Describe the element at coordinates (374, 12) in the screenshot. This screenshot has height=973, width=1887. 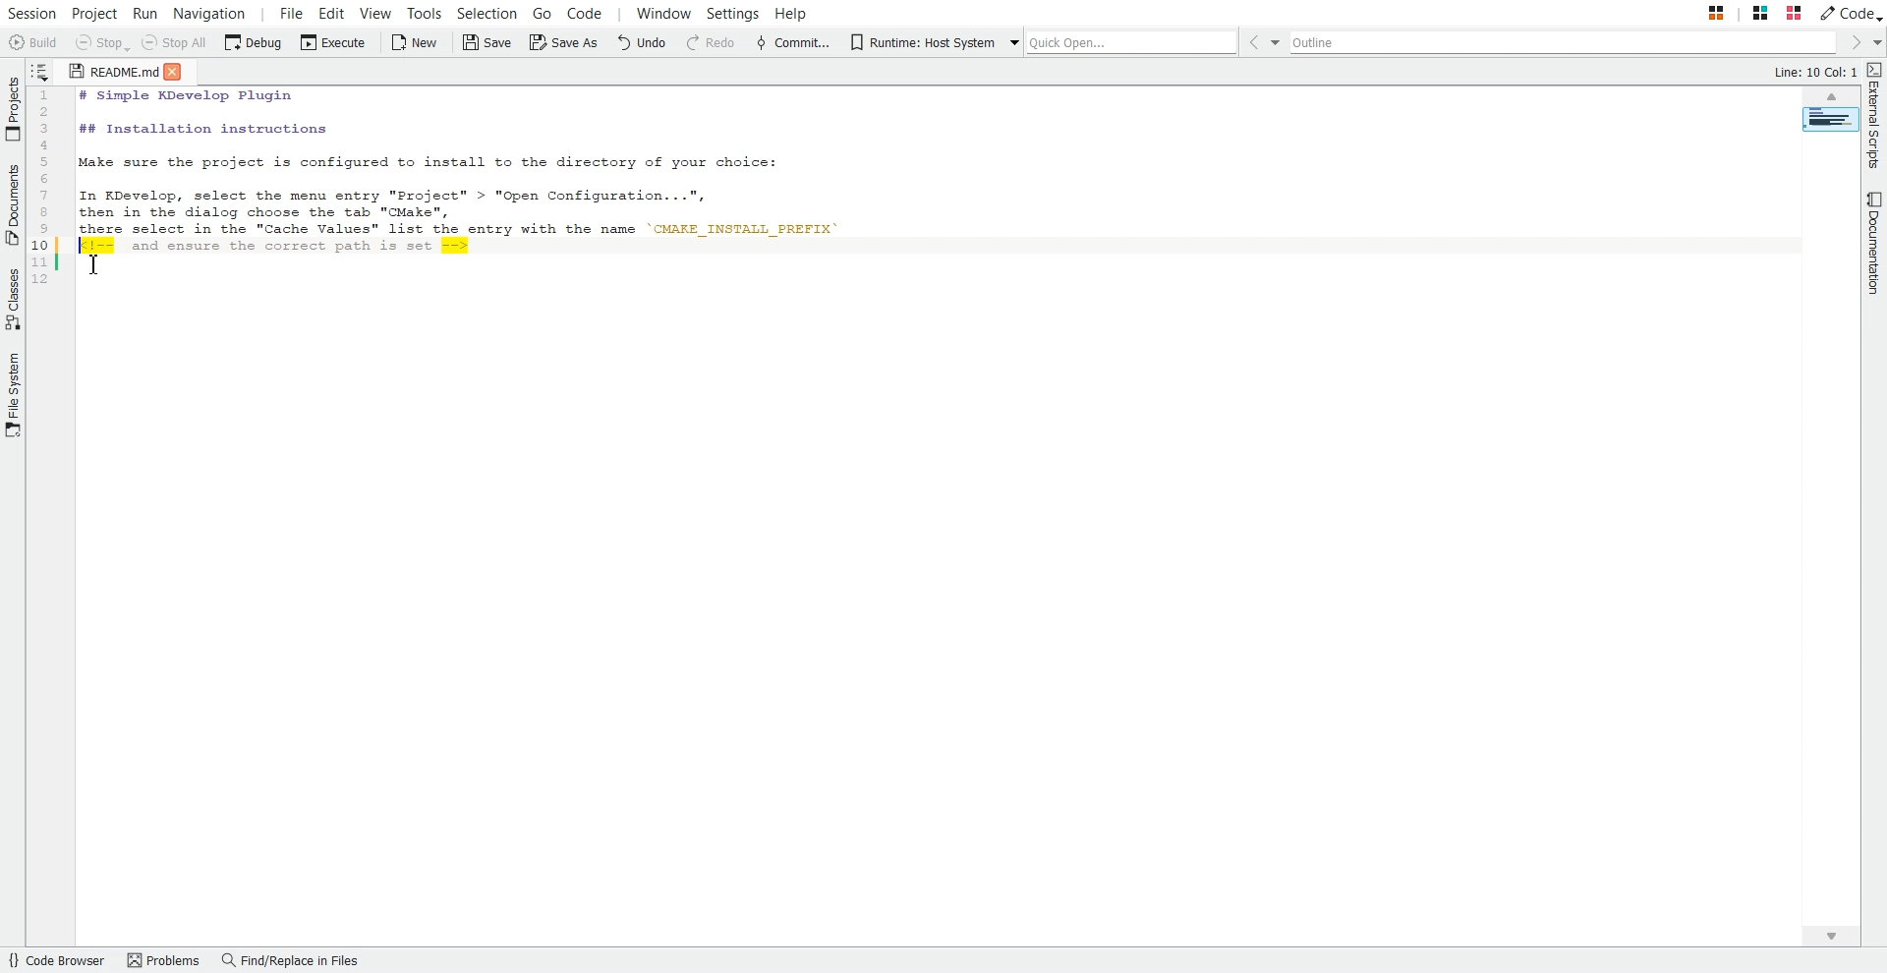
I see `View` at that location.